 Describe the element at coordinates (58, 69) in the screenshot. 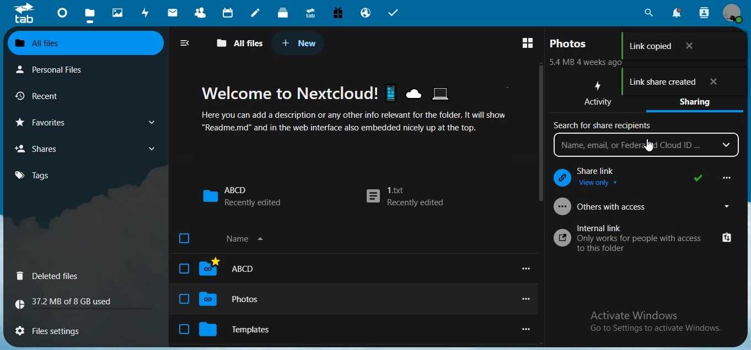

I see `personal files` at that location.